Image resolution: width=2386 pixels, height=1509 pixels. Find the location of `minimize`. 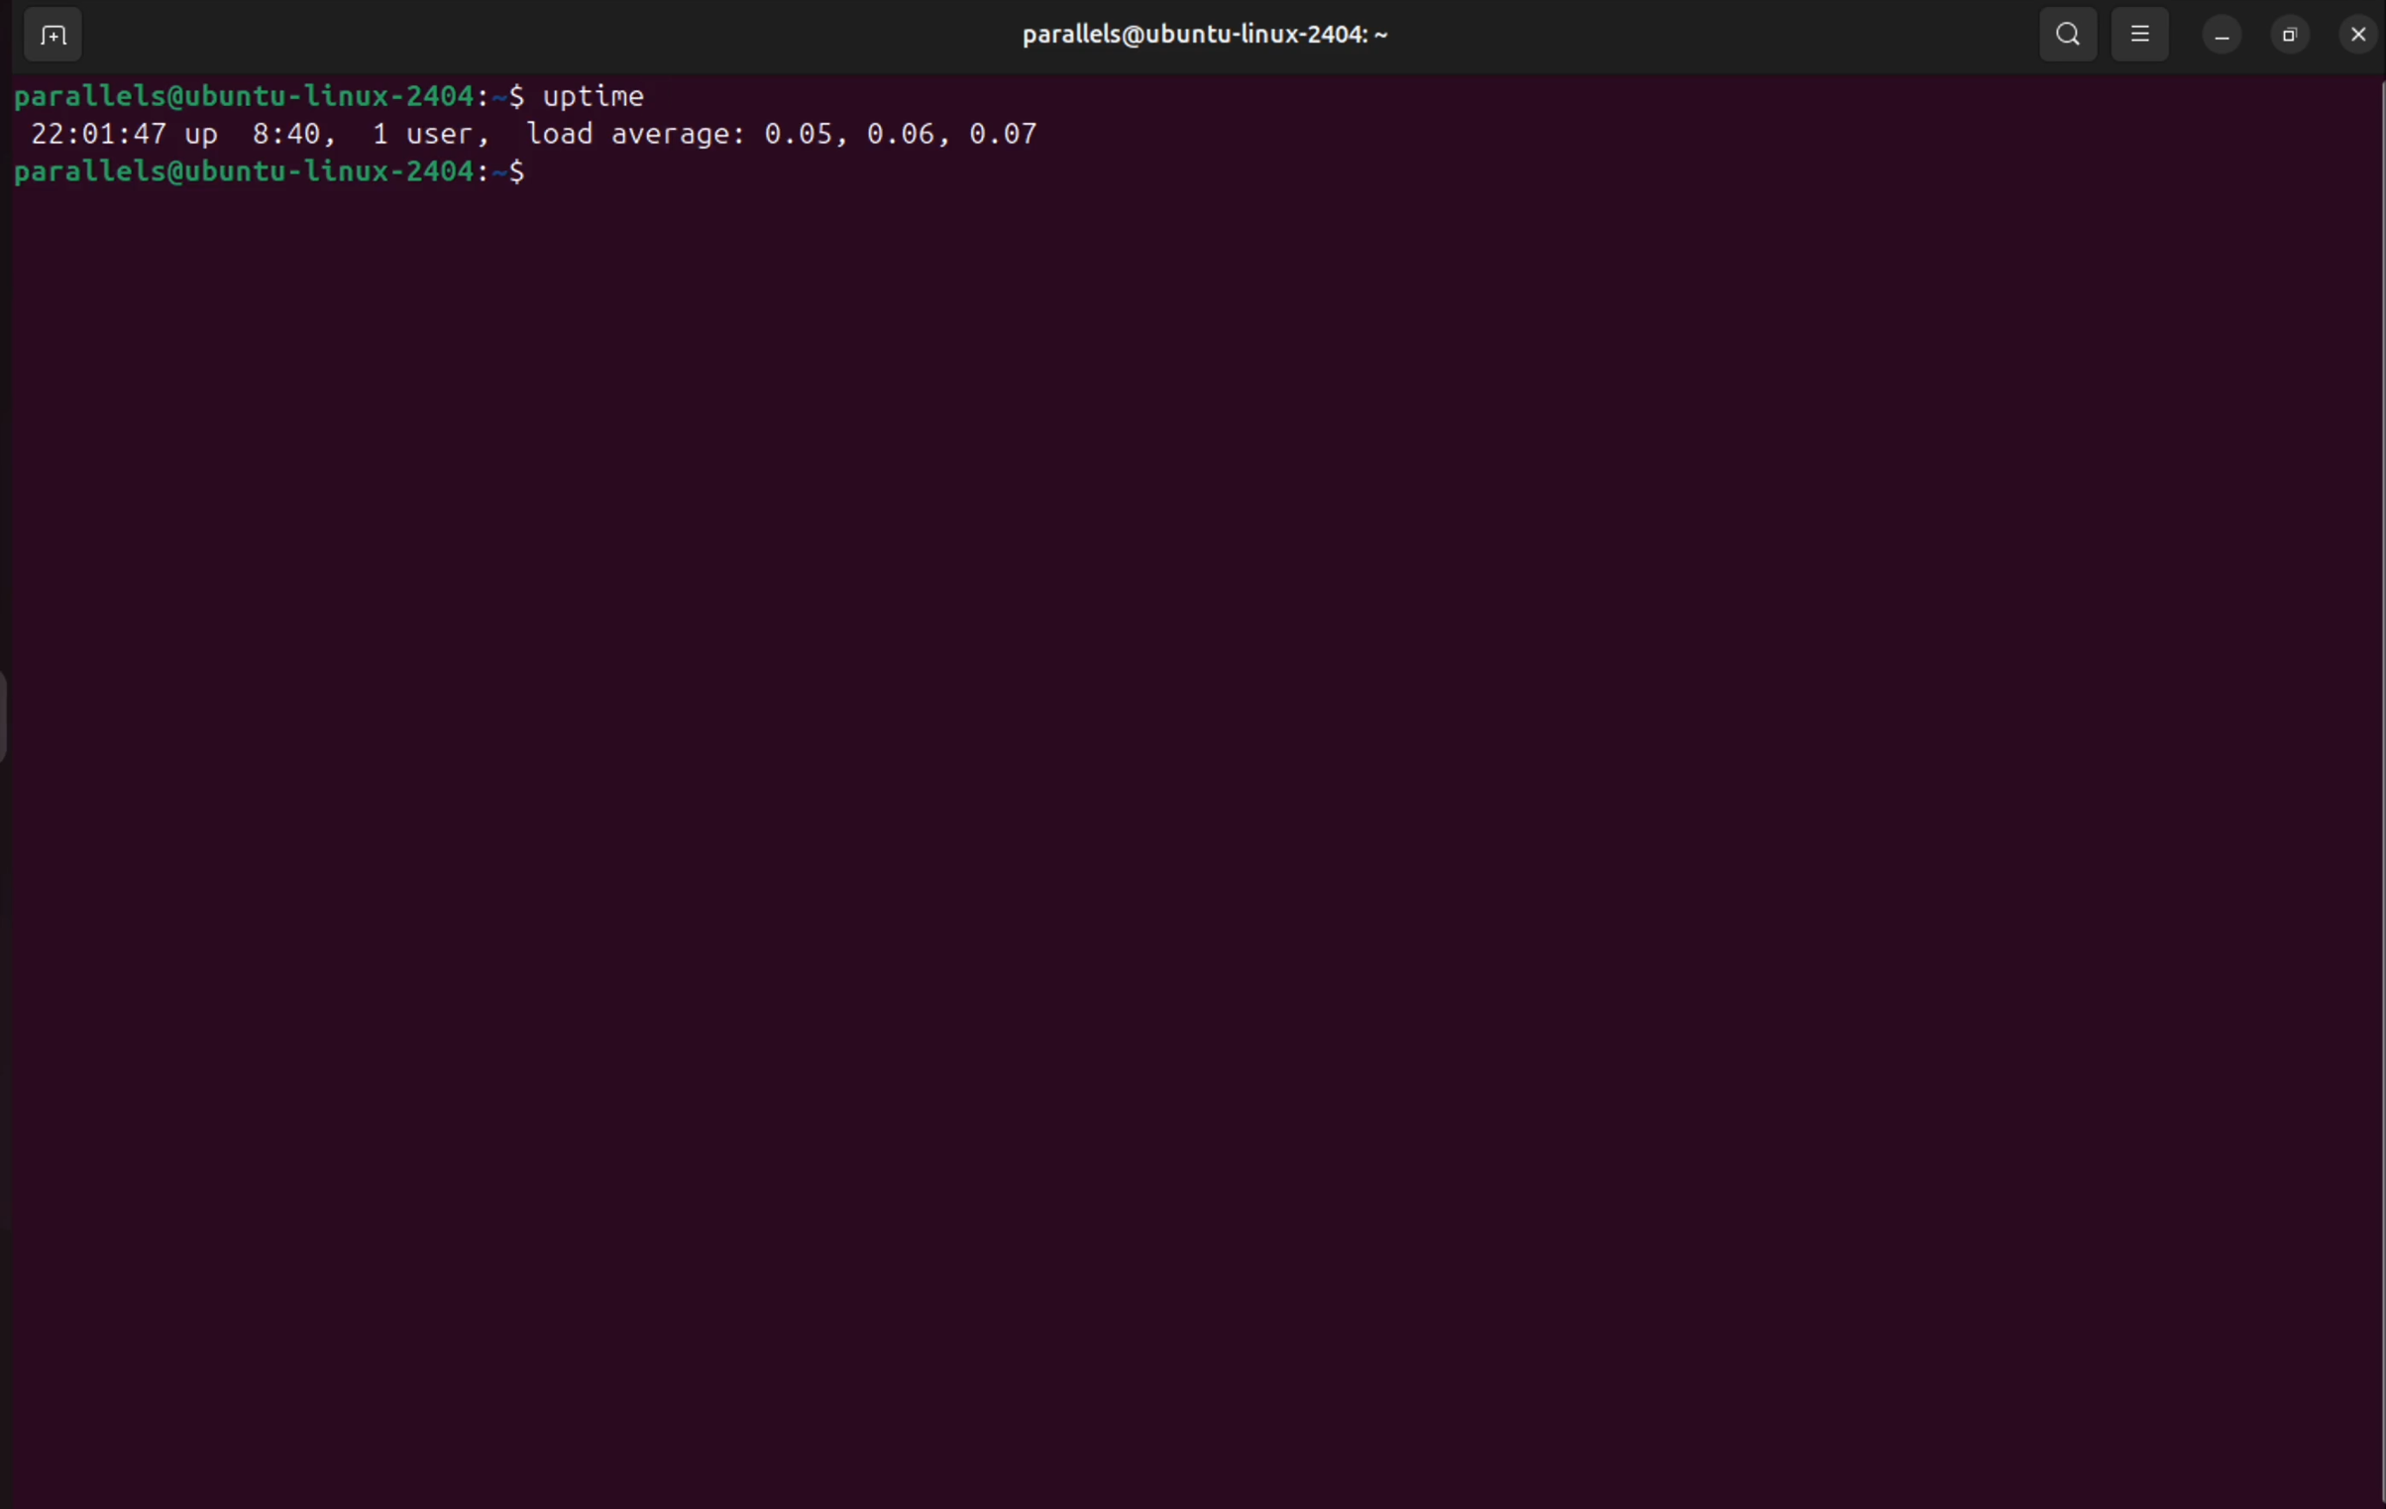

minimize is located at coordinates (2215, 36).